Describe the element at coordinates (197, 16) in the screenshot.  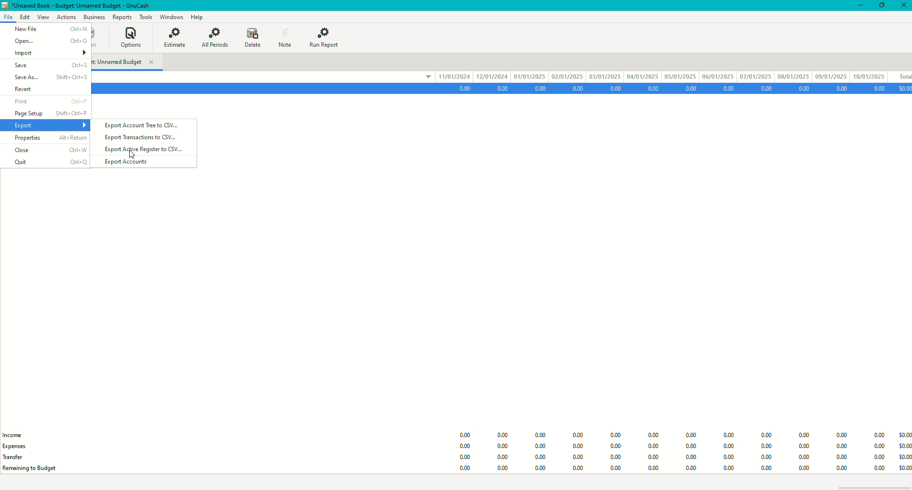
I see `Help` at that location.